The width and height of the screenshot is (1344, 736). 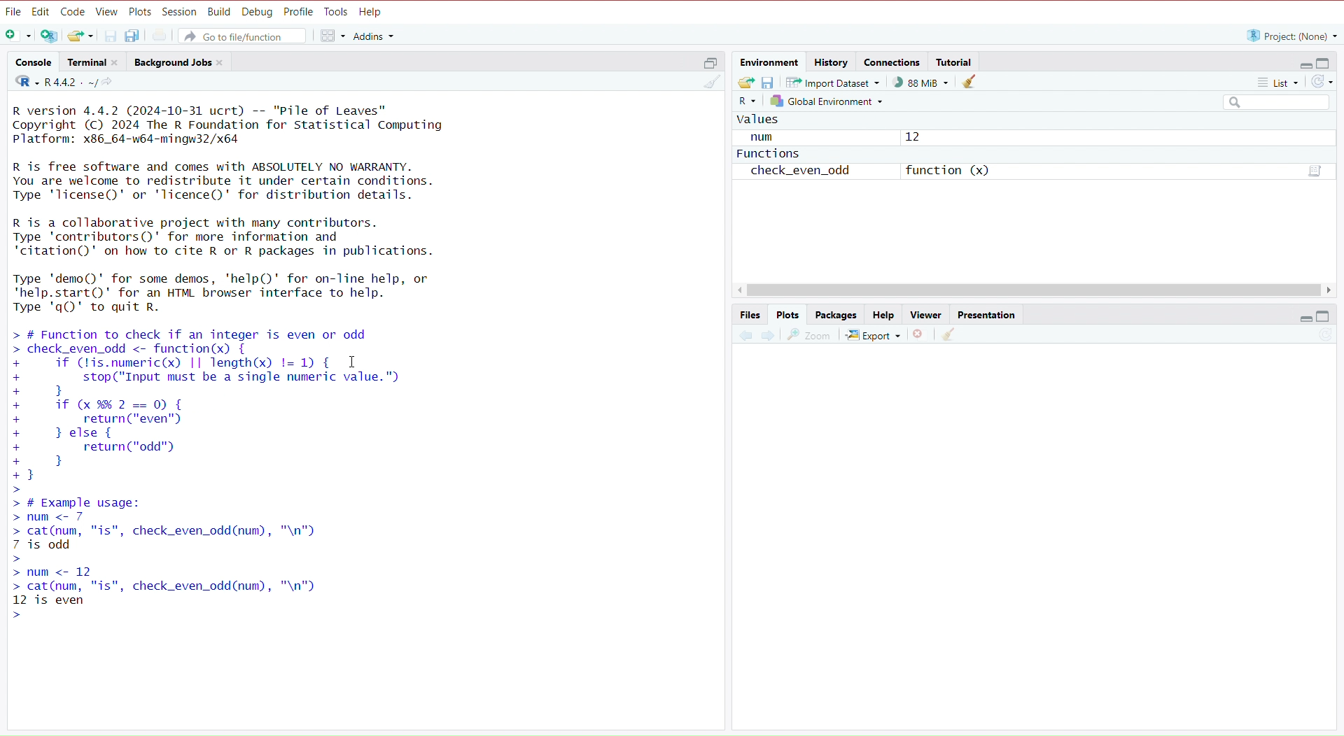 What do you see at coordinates (1313, 170) in the screenshot?
I see `options` at bounding box center [1313, 170].